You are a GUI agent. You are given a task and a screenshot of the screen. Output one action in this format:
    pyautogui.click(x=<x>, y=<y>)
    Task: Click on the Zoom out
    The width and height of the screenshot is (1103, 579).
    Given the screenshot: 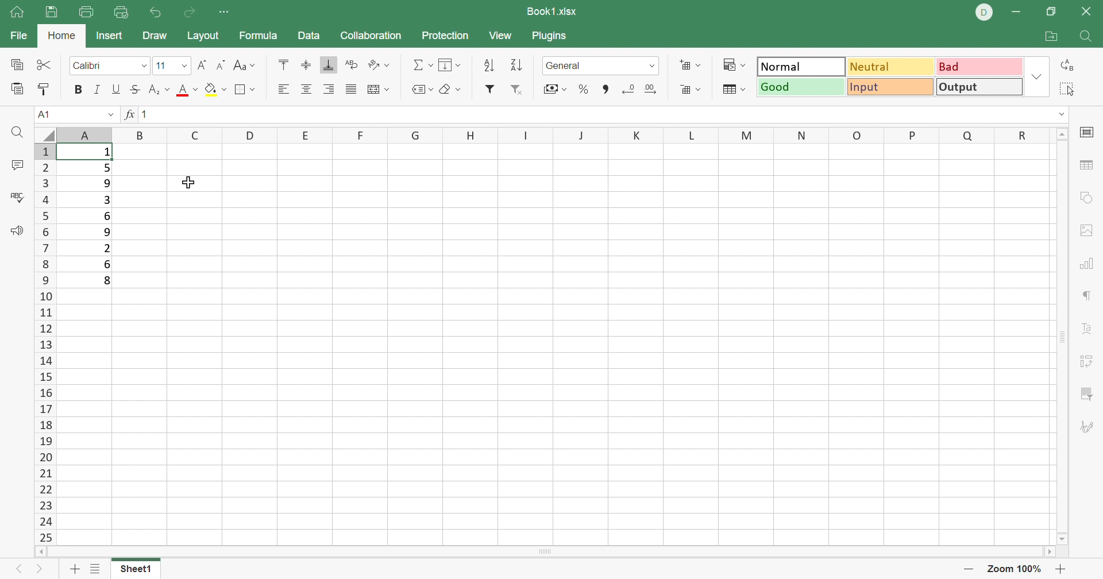 What is the action you would take?
    pyautogui.click(x=966, y=571)
    